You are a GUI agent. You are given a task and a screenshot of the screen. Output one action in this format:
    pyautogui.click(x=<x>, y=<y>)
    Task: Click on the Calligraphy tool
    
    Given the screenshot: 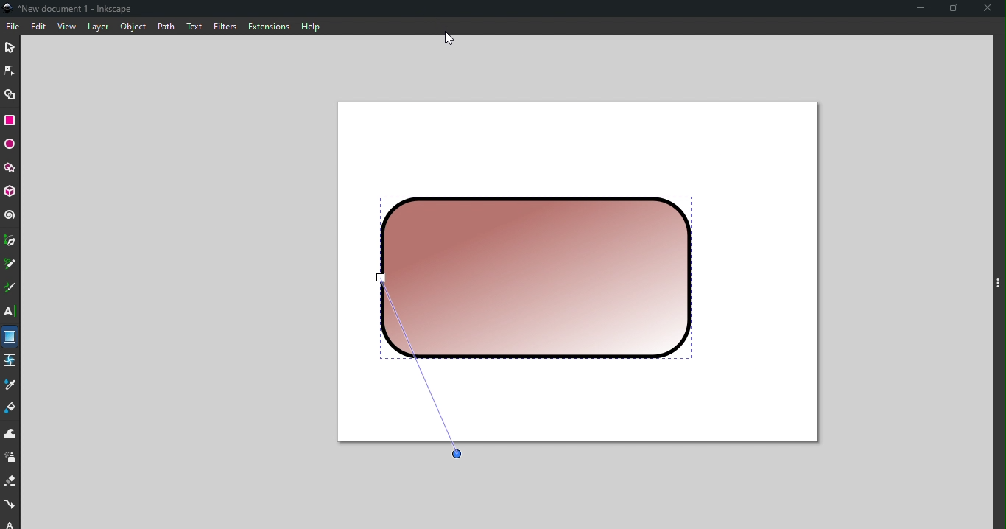 What is the action you would take?
    pyautogui.click(x=10, y=290)
    